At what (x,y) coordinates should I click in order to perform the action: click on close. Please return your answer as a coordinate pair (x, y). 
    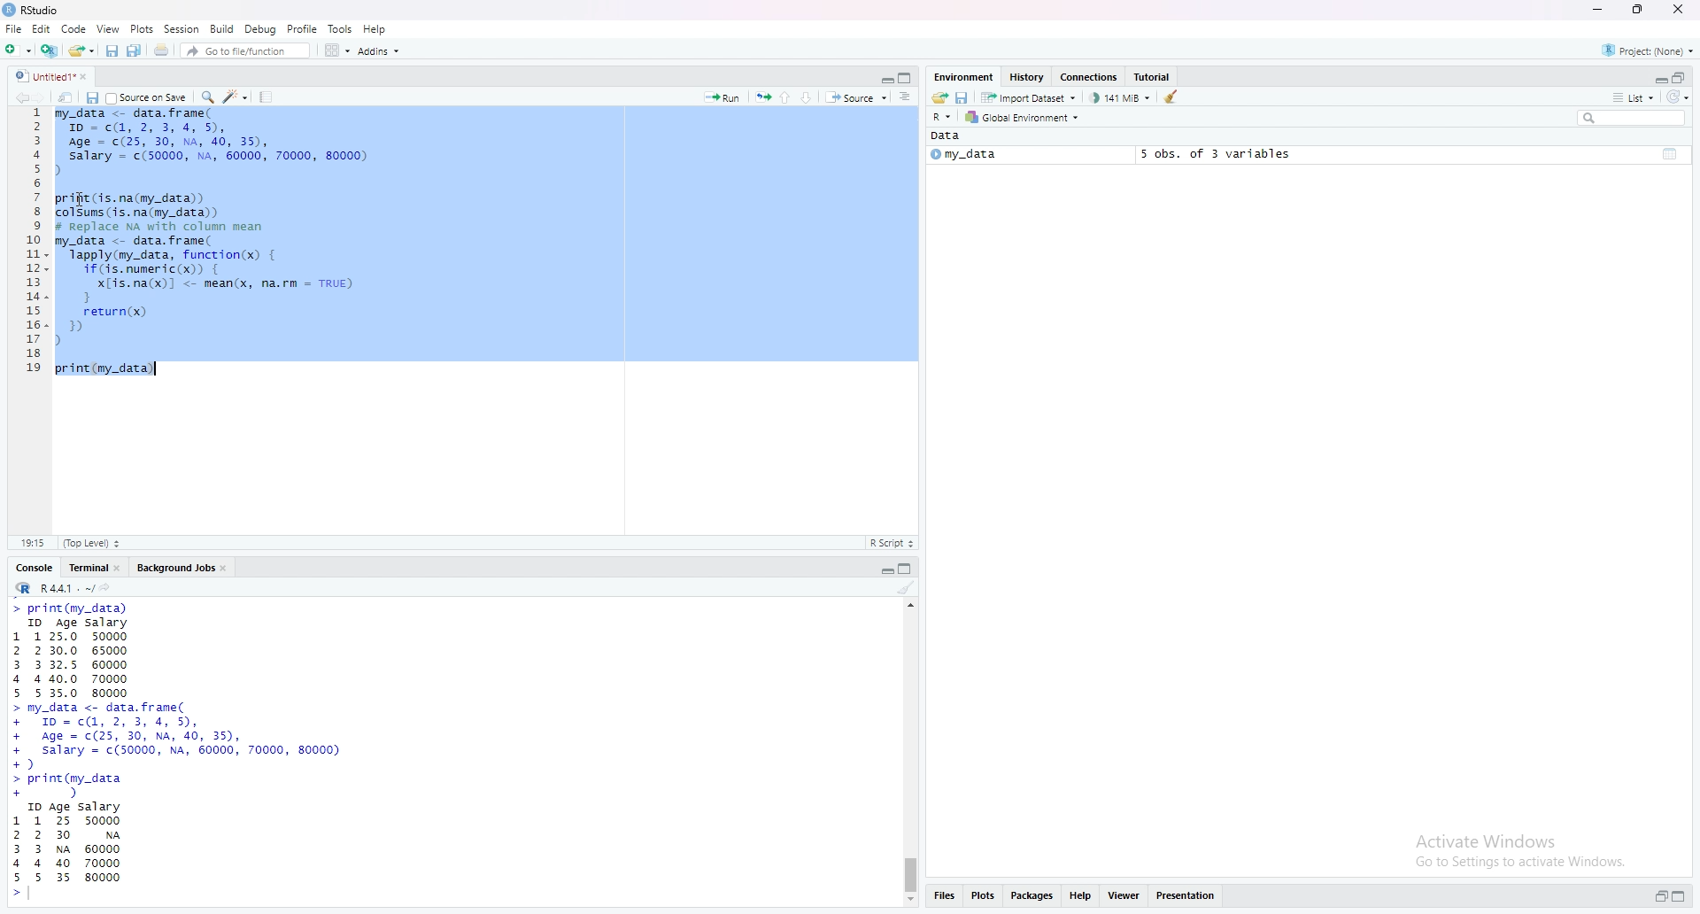
    Looking at the image, I should click on (1681, 9).